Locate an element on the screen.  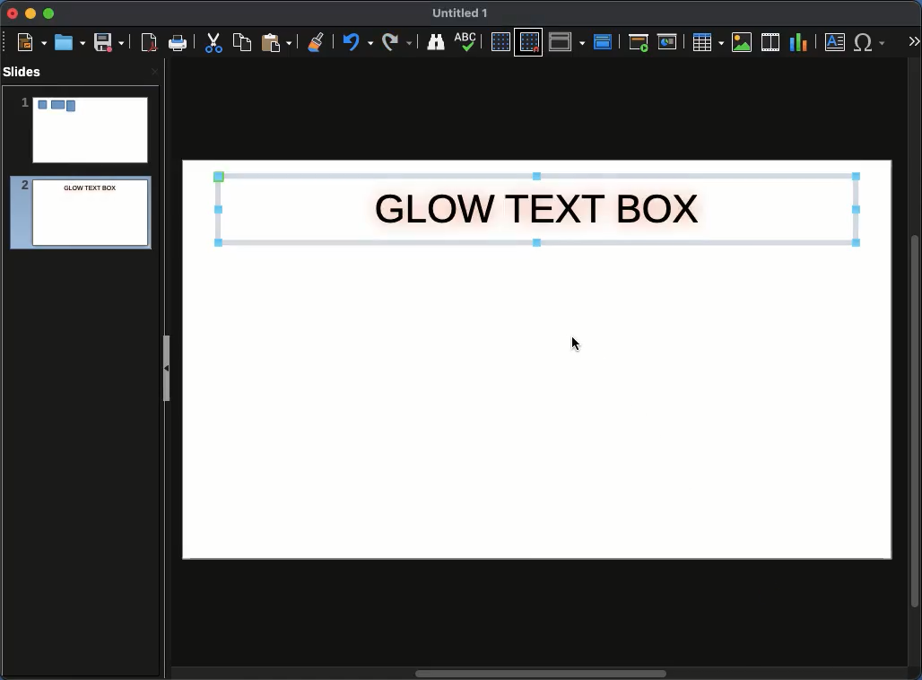
Export as PDF is located at coordinates (149, 43).